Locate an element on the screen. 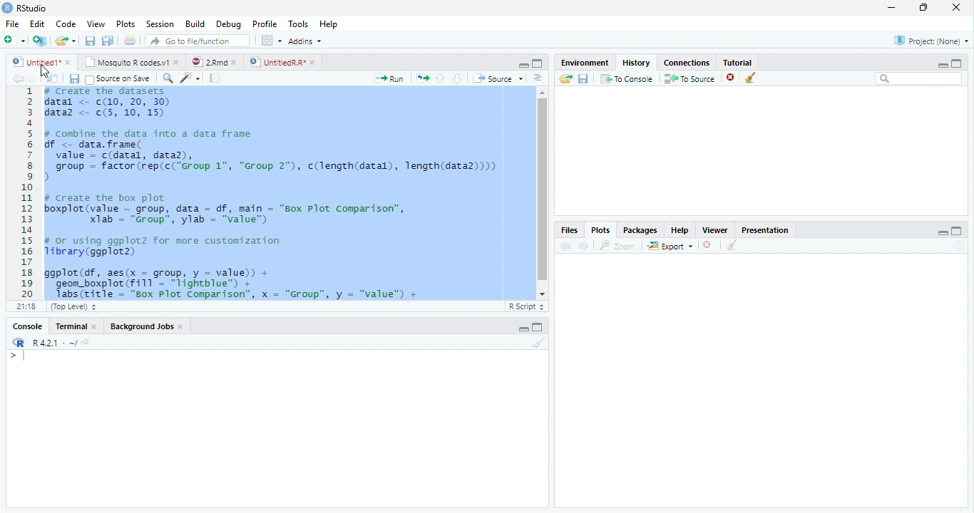 Image resolution: width=974 pixels, height=513 pixels. History is located at coordinates (637, 63).